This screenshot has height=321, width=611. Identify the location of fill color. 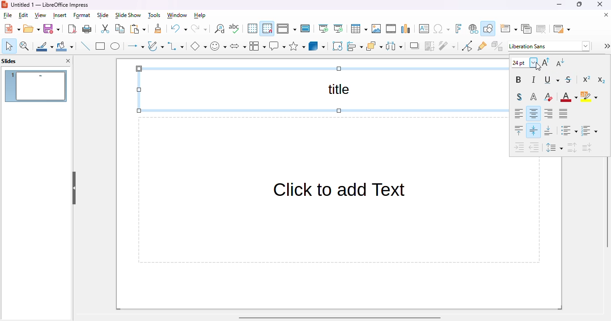
(65, 46).